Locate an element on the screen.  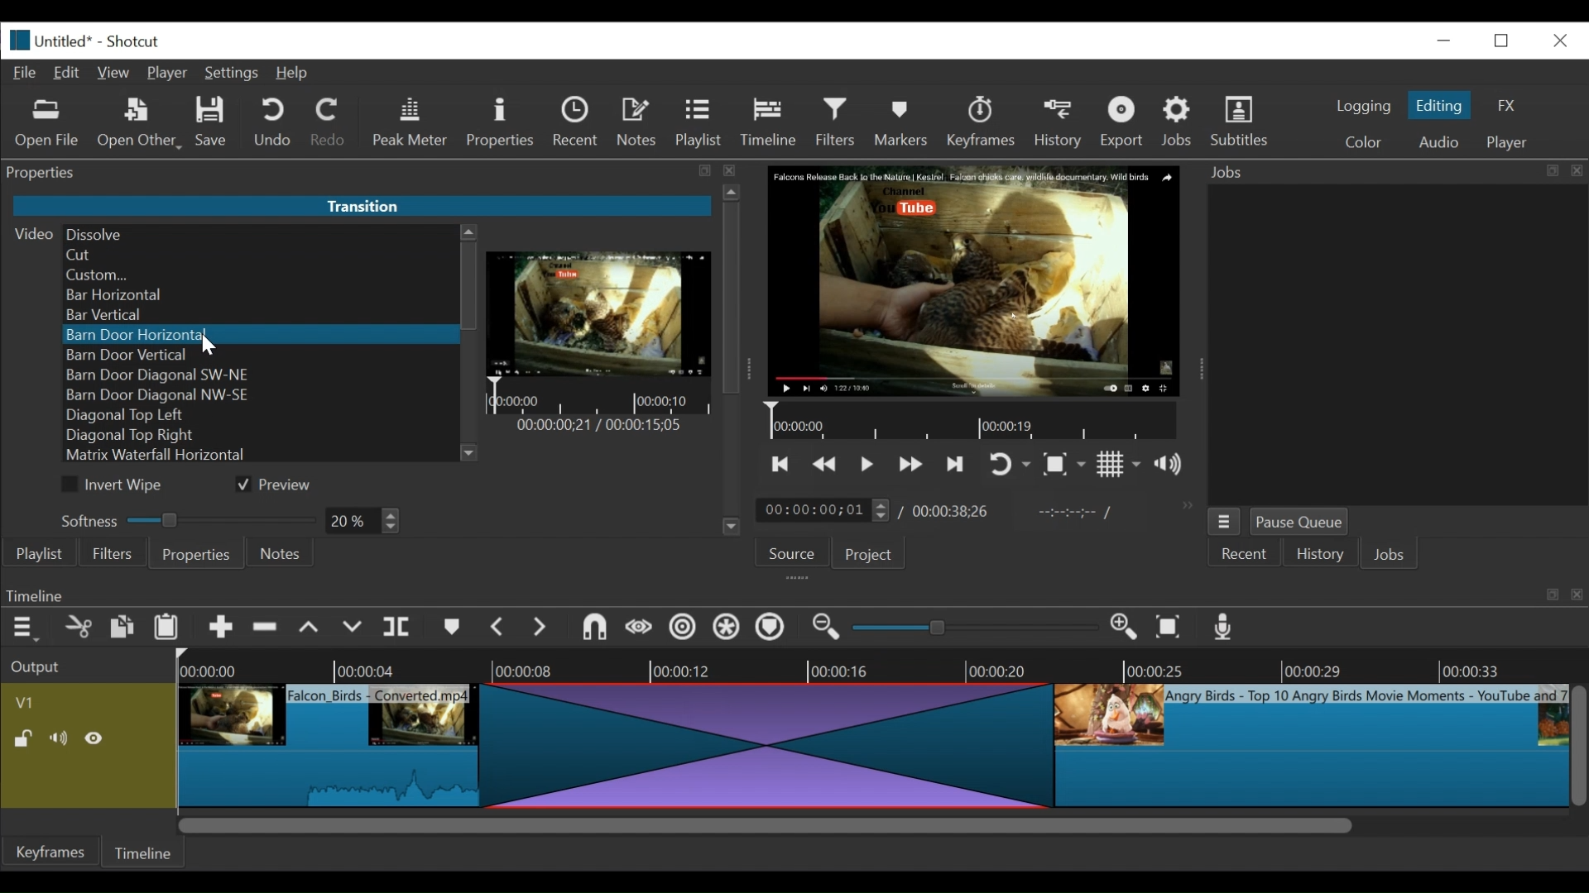
next marker is located at coordinates (543, 628).